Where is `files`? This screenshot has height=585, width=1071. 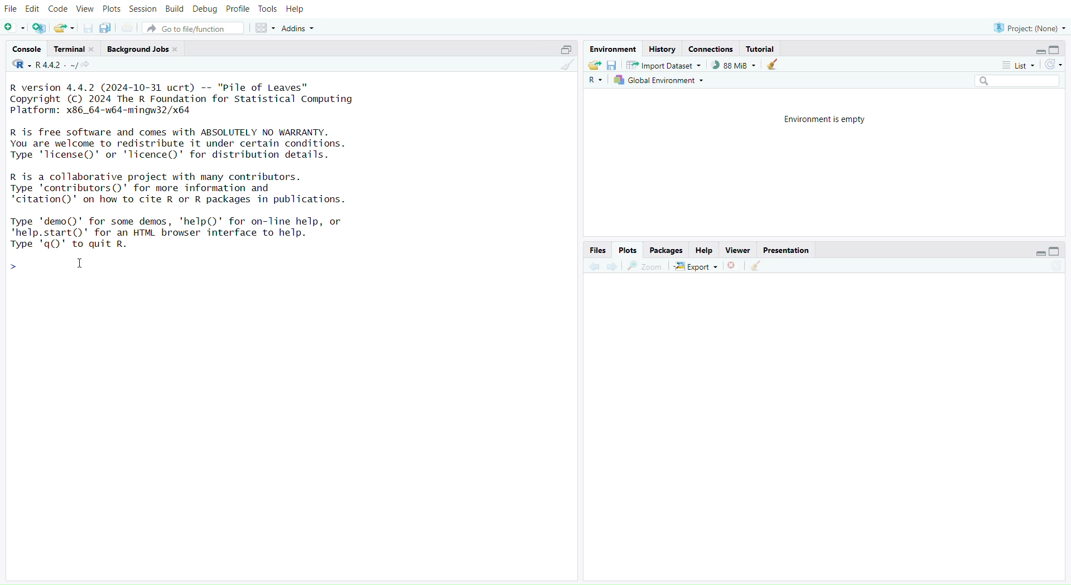 files is located at coordinates (598, 250).